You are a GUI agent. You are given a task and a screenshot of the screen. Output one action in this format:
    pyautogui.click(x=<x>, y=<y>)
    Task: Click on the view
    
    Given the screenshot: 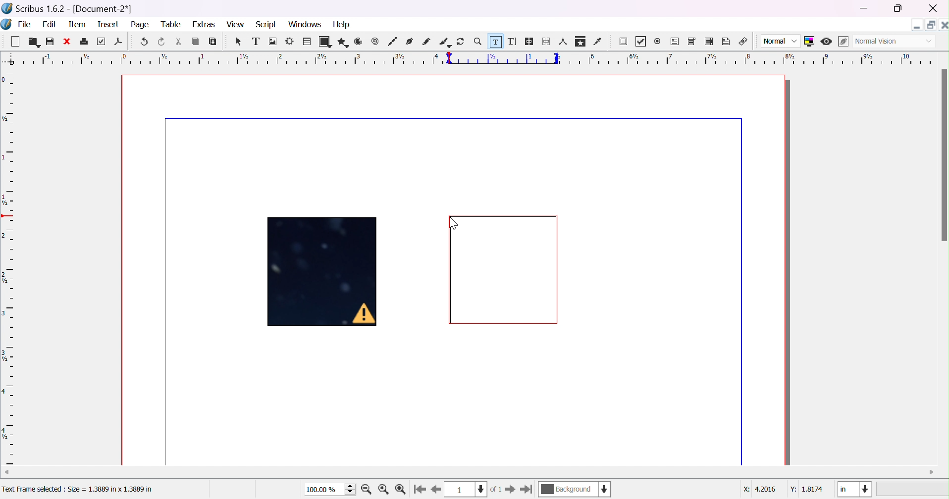 What is the action you would take?
    pyautogui.click(x=234, y=24)
    